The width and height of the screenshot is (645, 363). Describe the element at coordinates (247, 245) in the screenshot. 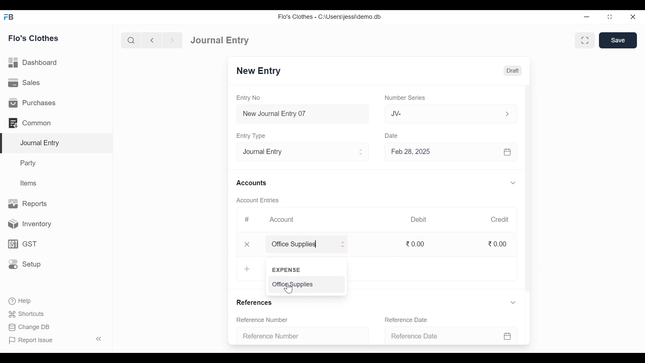

I see `Close` at that location.